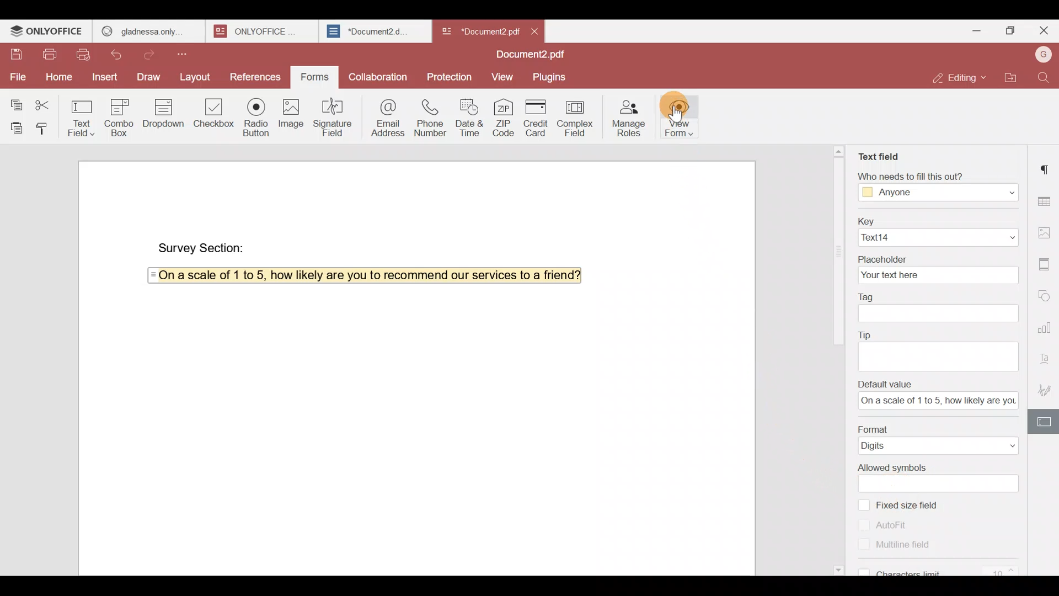 The width and height of the screenshot is (1059, 596). I want to click on Tag, so click(934, 295).